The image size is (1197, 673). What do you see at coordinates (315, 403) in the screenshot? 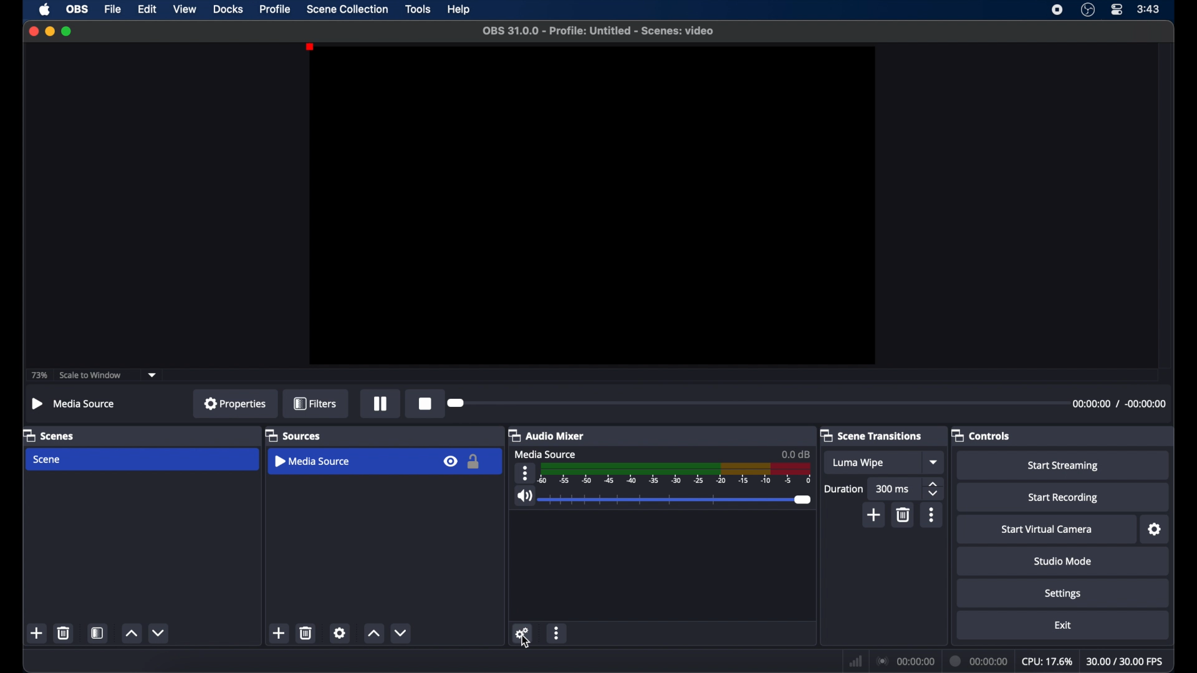
I see `filters` at bounding box center [315, 403].